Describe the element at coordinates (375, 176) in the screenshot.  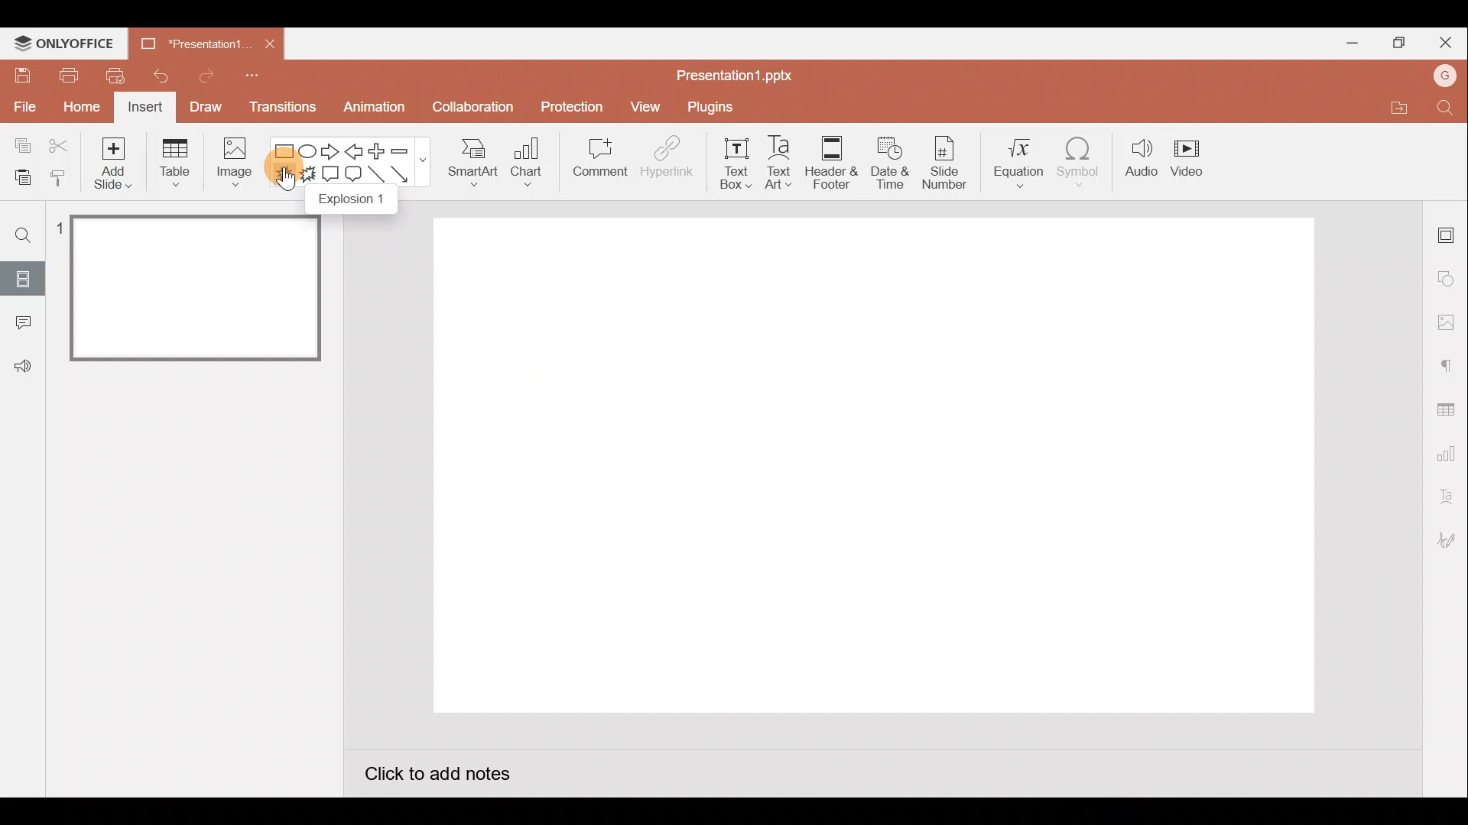
I see `Line` at that location.